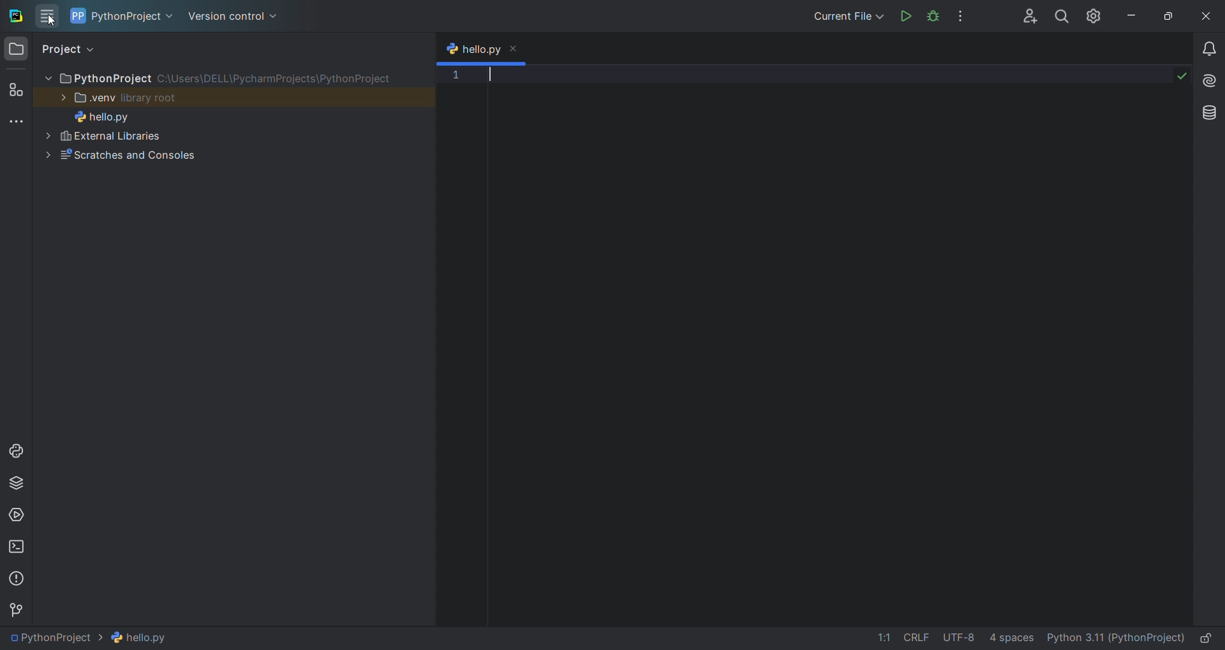 This screenshot has height=650, width=1225. I want to click on terminal, so click(16, 547).